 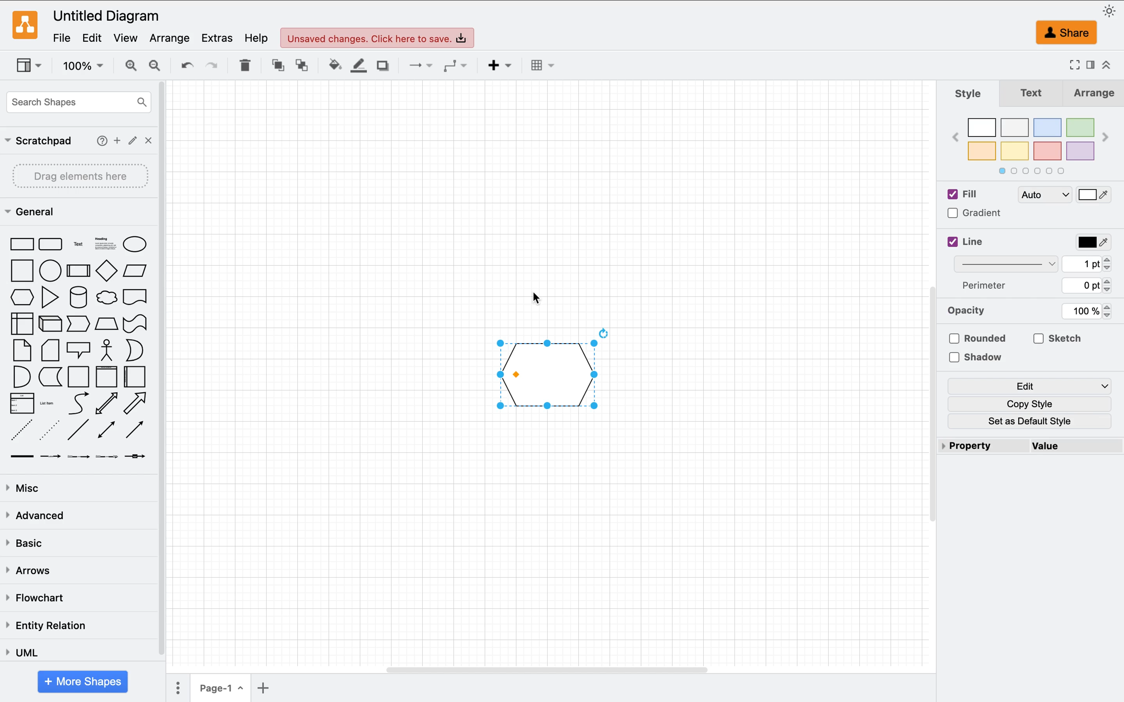 What do you see at coordinates (553, 372) in the screenshot?
I see `added hexagon` at bounding box center [553, 372].